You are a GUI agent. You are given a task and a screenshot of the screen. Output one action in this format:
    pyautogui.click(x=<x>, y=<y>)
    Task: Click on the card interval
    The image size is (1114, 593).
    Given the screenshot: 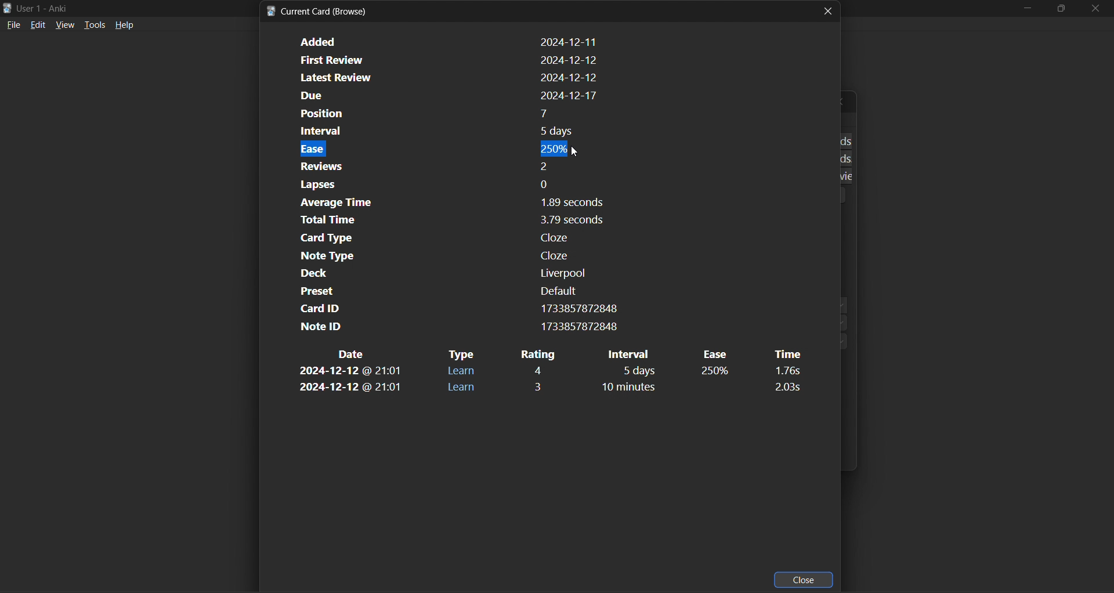 What is the action you would take?
    pyautogui.click(x=444, y=131)
    